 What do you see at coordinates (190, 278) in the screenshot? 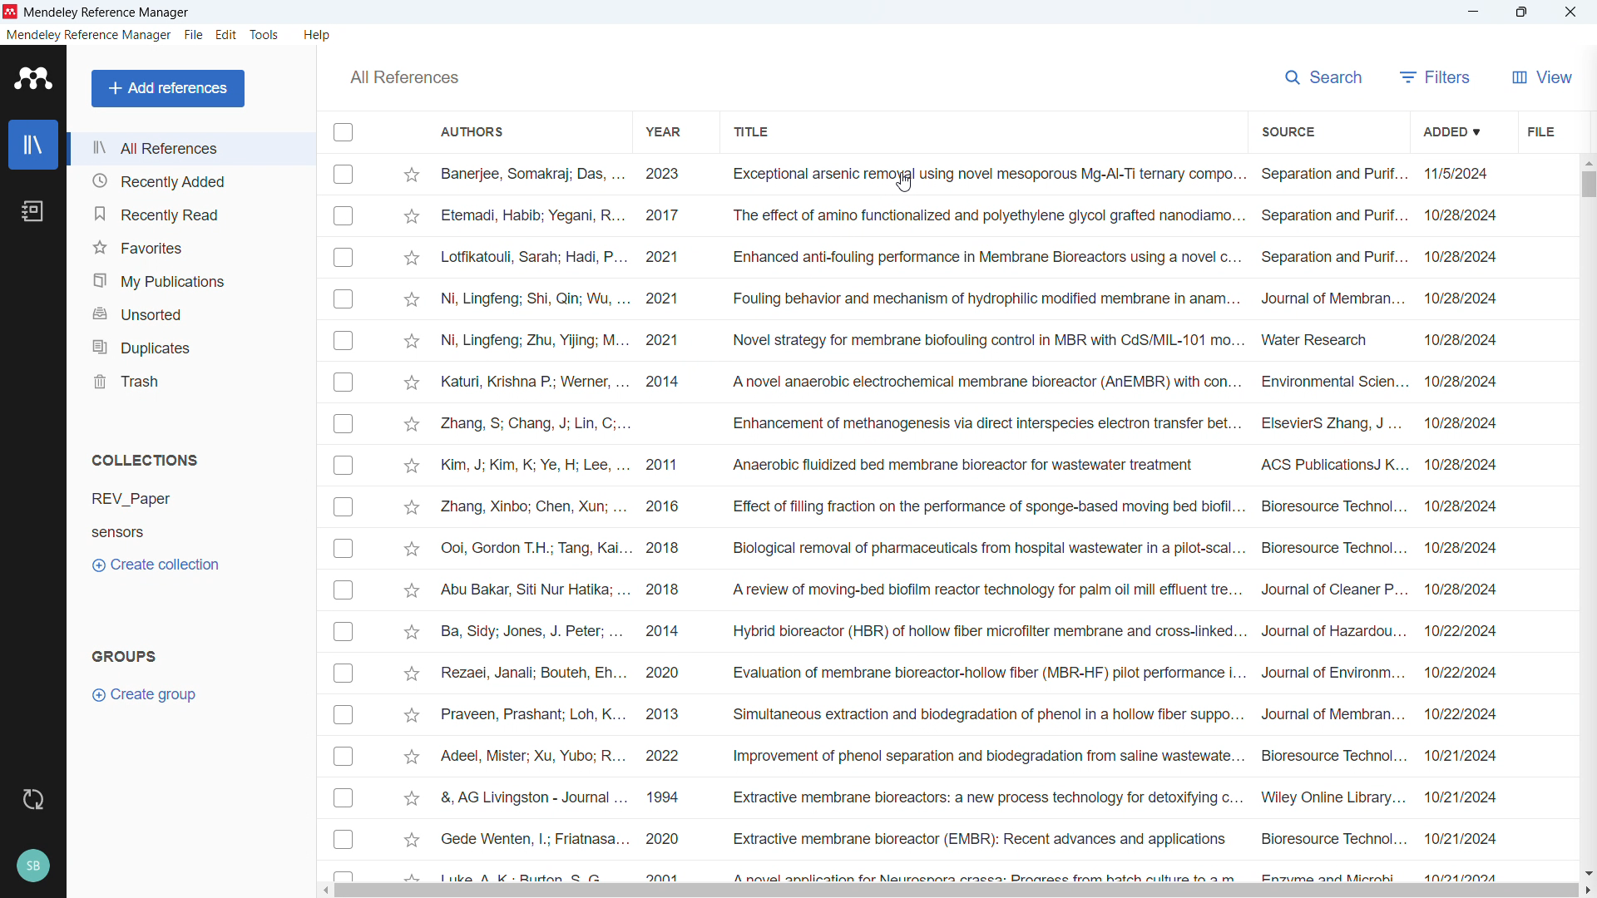
I see `my publications` at bounding box center [190, 278].